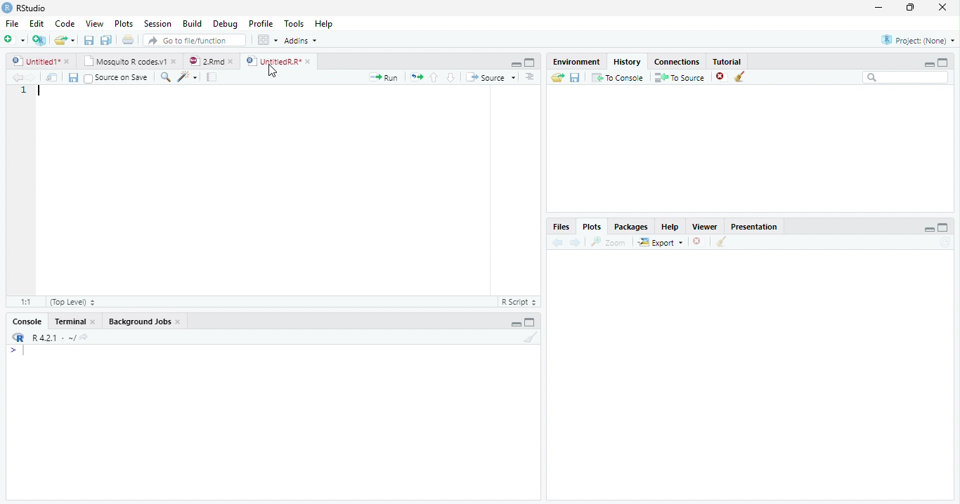  I want to click on Plots, so click(124, 23).